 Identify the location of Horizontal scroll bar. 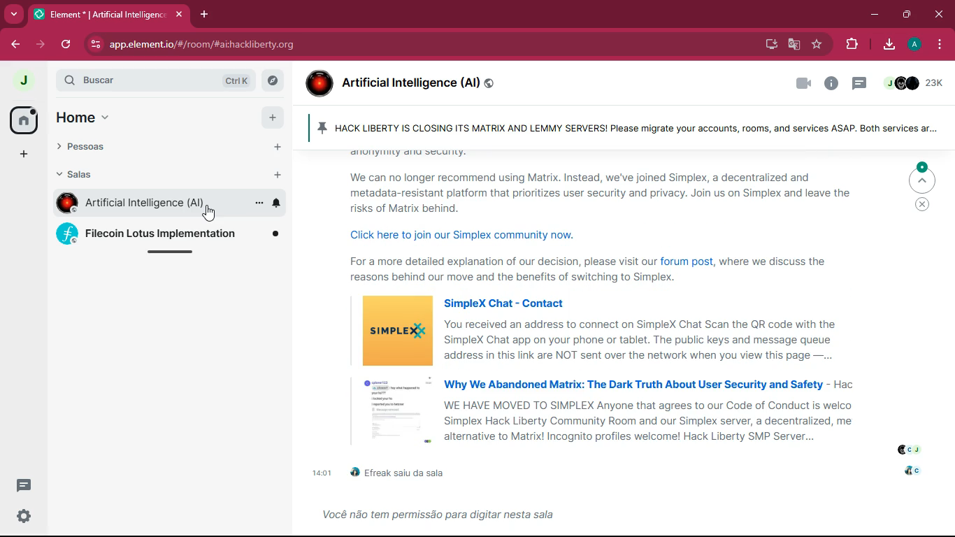
(175, 255).